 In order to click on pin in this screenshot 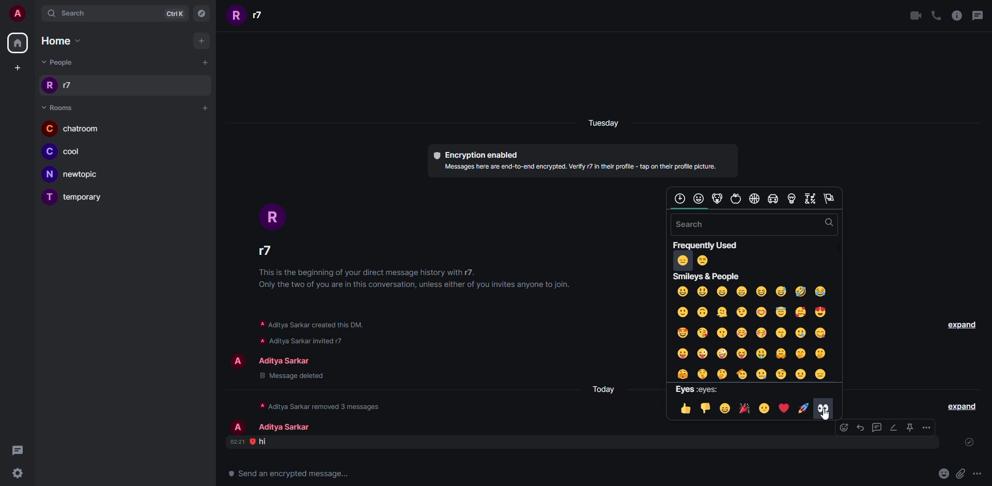, I will do `click(910, 428)`.